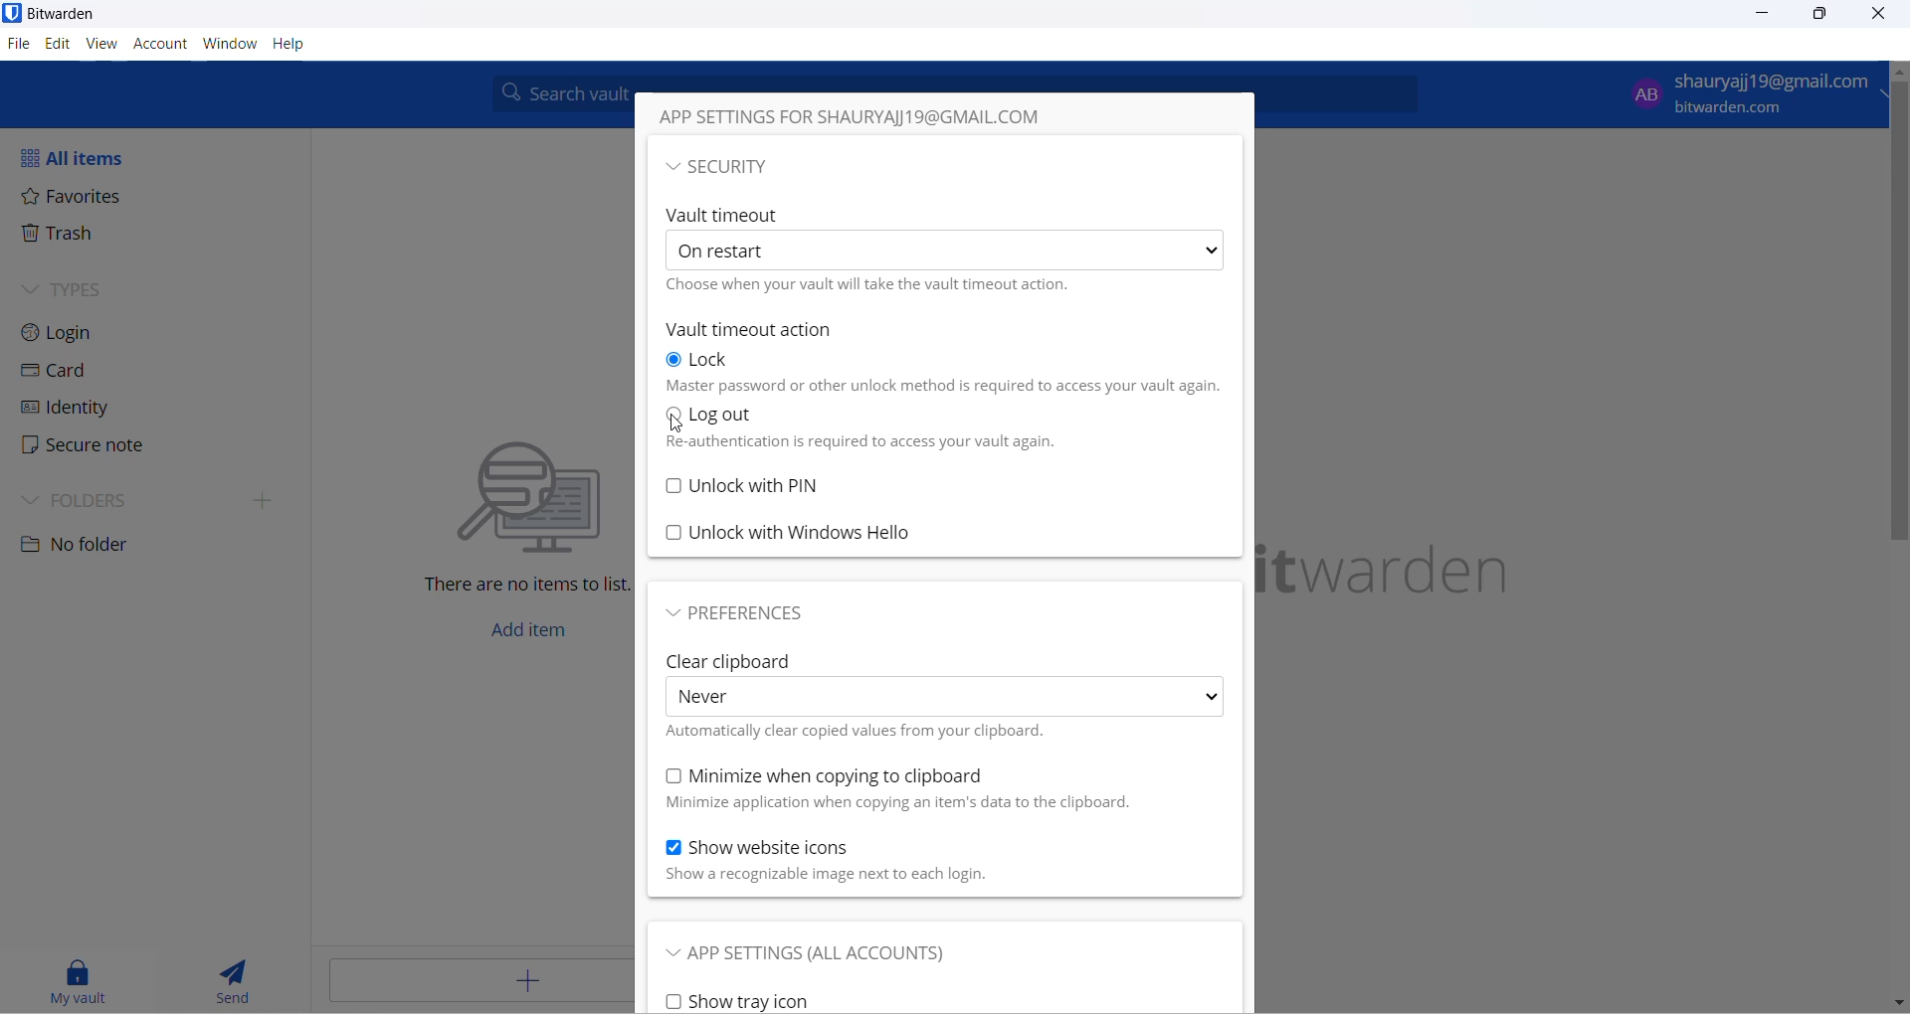  I want to click on add item button, so click(526, 634).